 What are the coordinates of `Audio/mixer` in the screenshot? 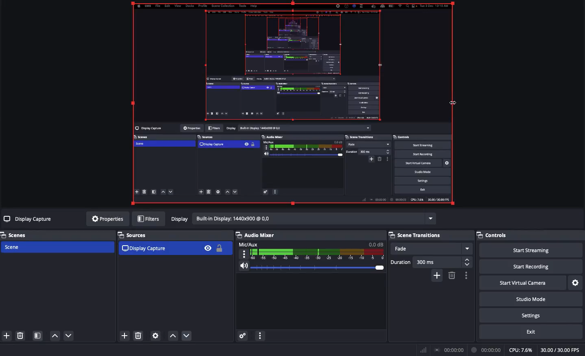 It's located at (308, 234).